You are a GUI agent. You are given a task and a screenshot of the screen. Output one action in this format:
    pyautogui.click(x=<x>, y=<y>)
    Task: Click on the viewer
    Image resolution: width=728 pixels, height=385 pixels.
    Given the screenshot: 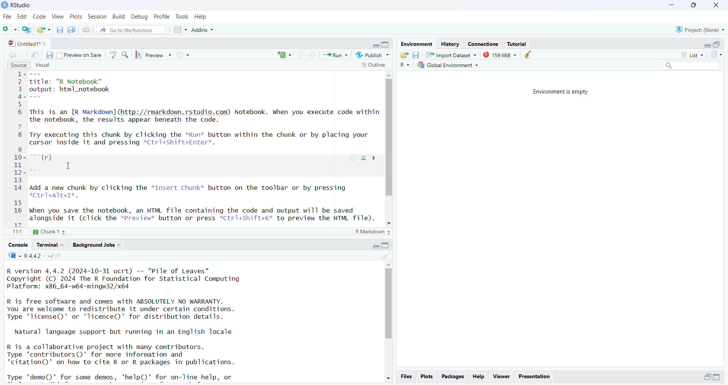 What is the action you would take?
    pyautogui.click(x=501, y=377)
    